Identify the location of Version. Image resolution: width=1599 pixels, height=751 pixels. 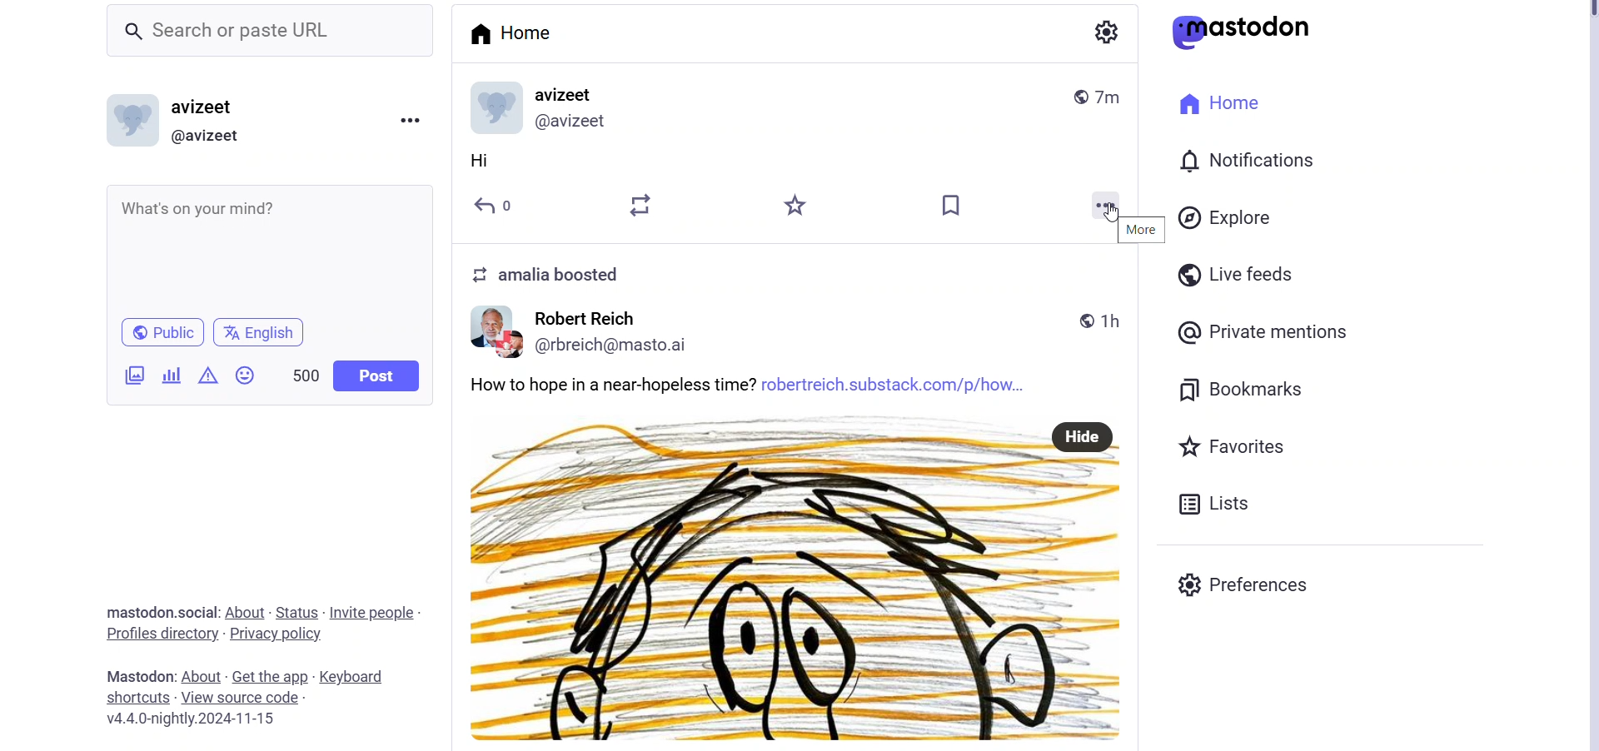
(197, 720).